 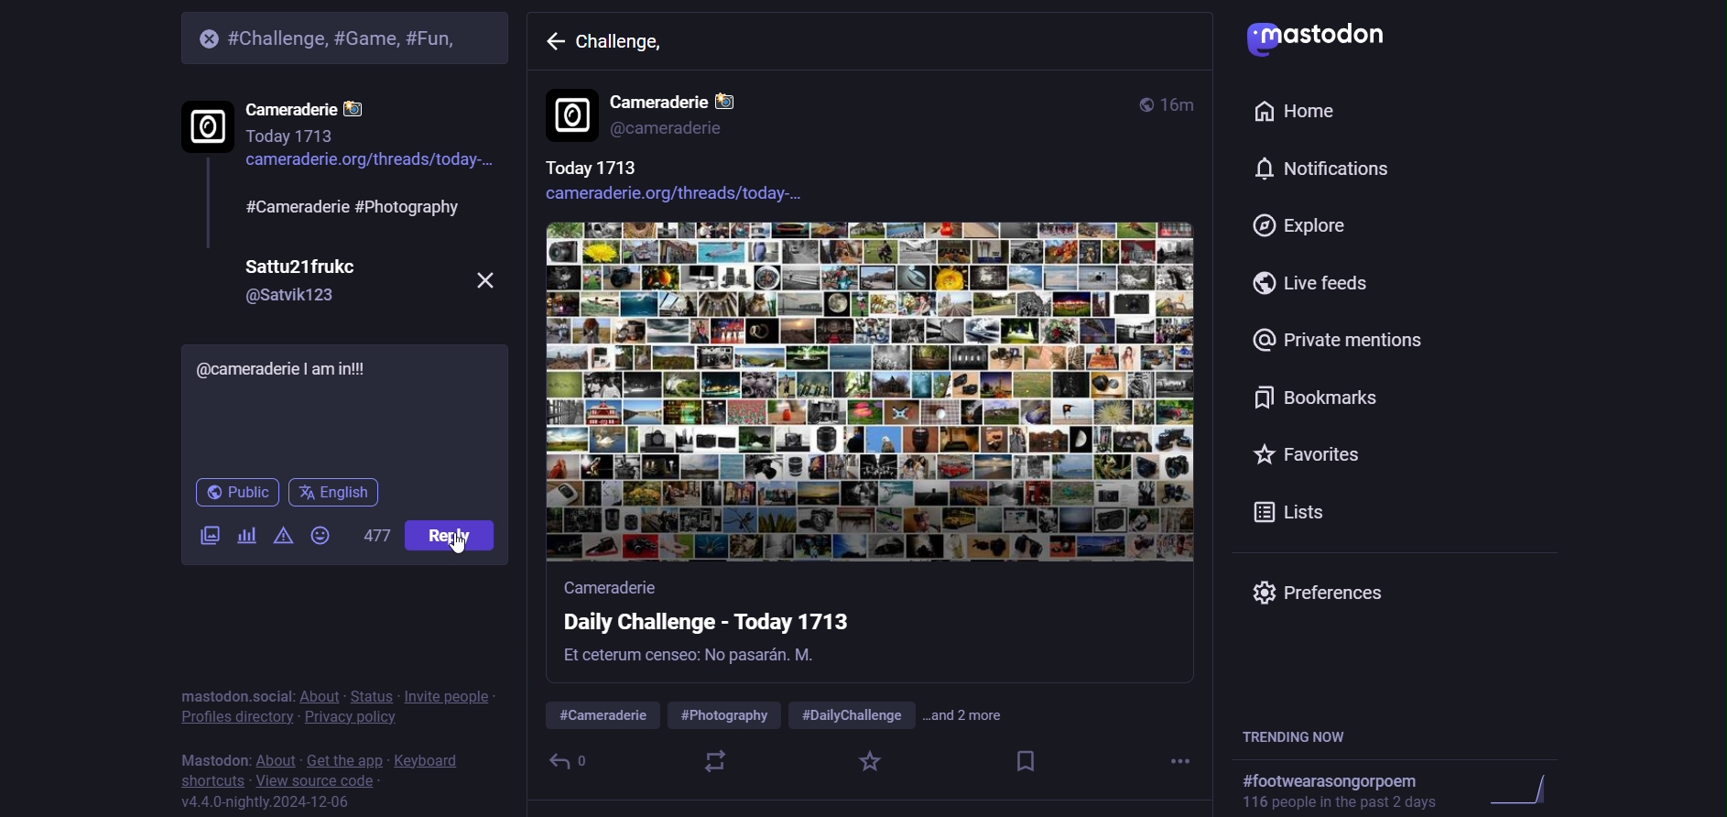 I want to click on notification, so click(x=1317, y=169).